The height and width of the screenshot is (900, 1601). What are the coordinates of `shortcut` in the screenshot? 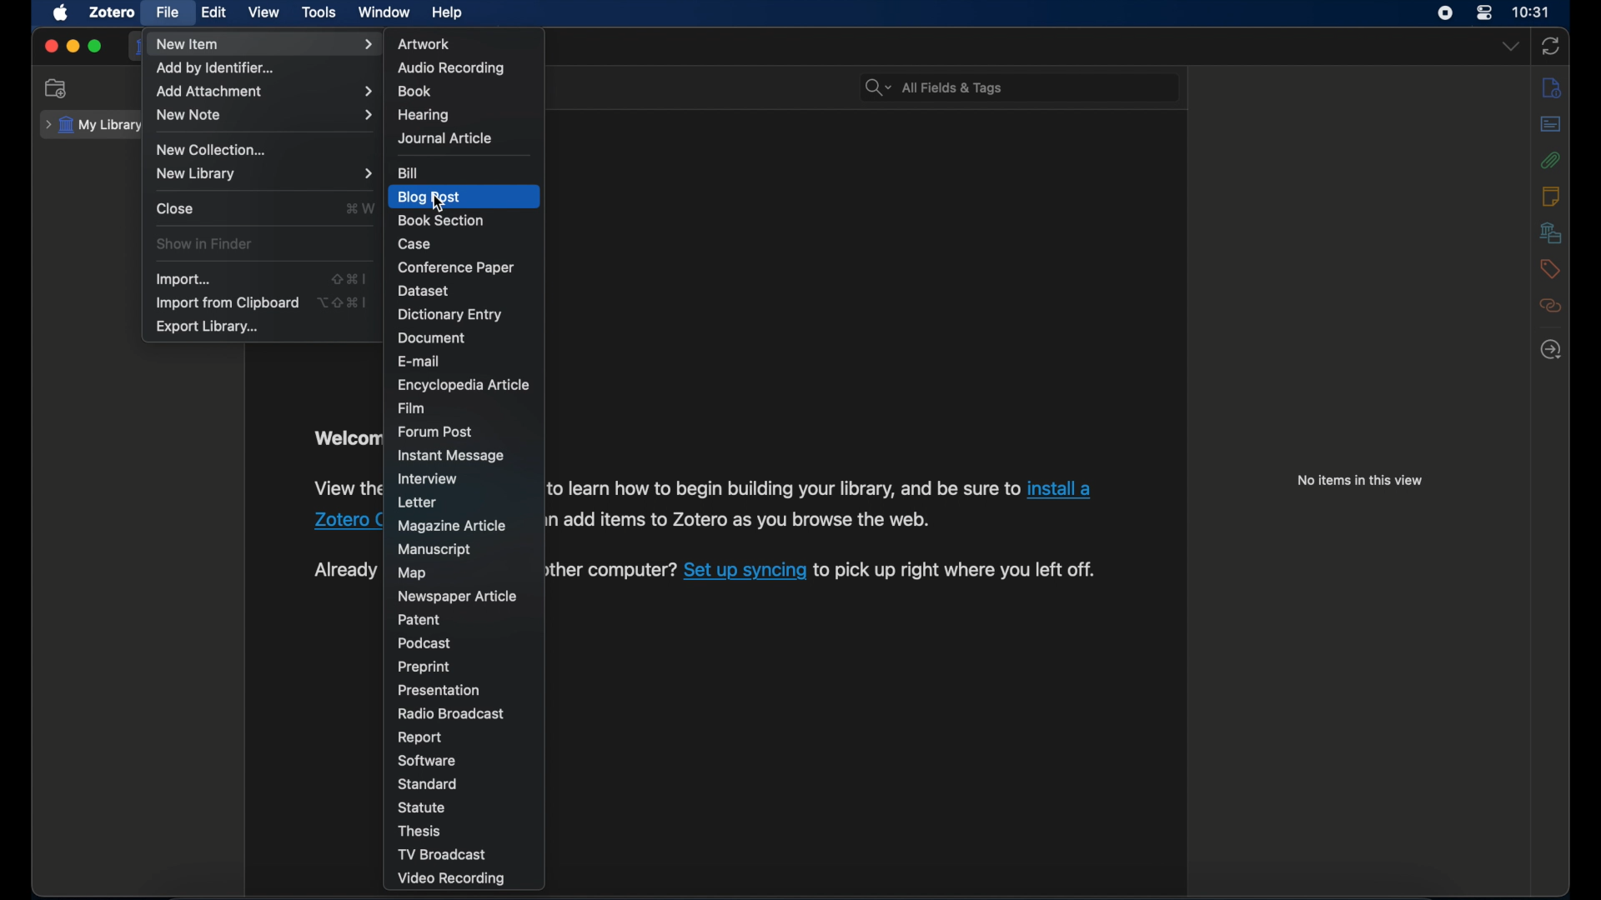 It's located at (359, 207).